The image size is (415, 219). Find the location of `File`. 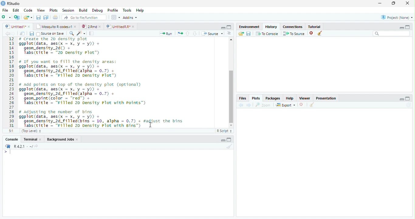

File is located at coordinates (5, 11).